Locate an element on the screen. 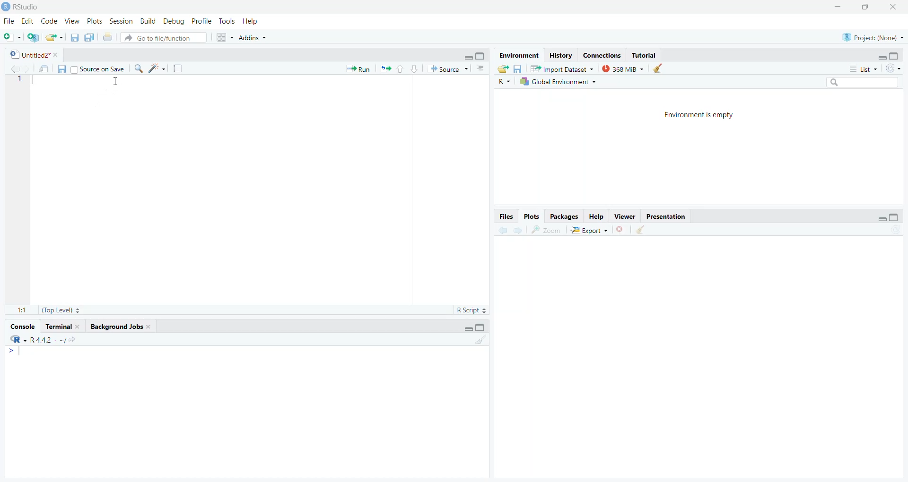 Image resolution: width=908 pixels, height=482 pixels. Background Jobs. is located at coordinates (124, 327).